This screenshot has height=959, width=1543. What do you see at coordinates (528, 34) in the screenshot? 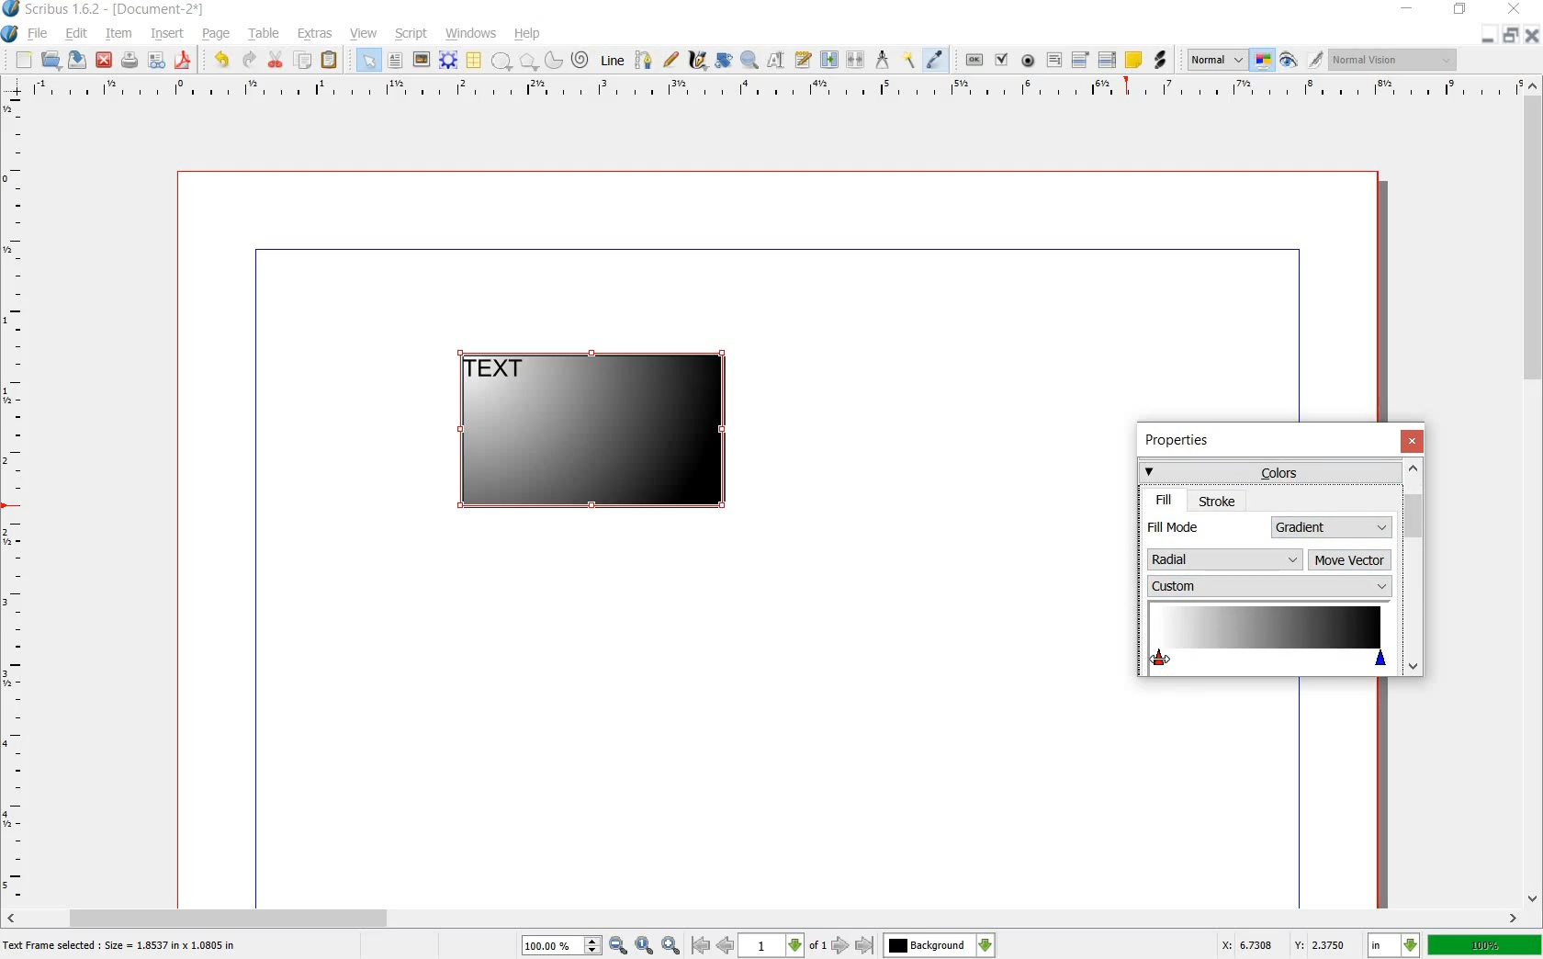
I see `help` at bounding box center [528, 34].